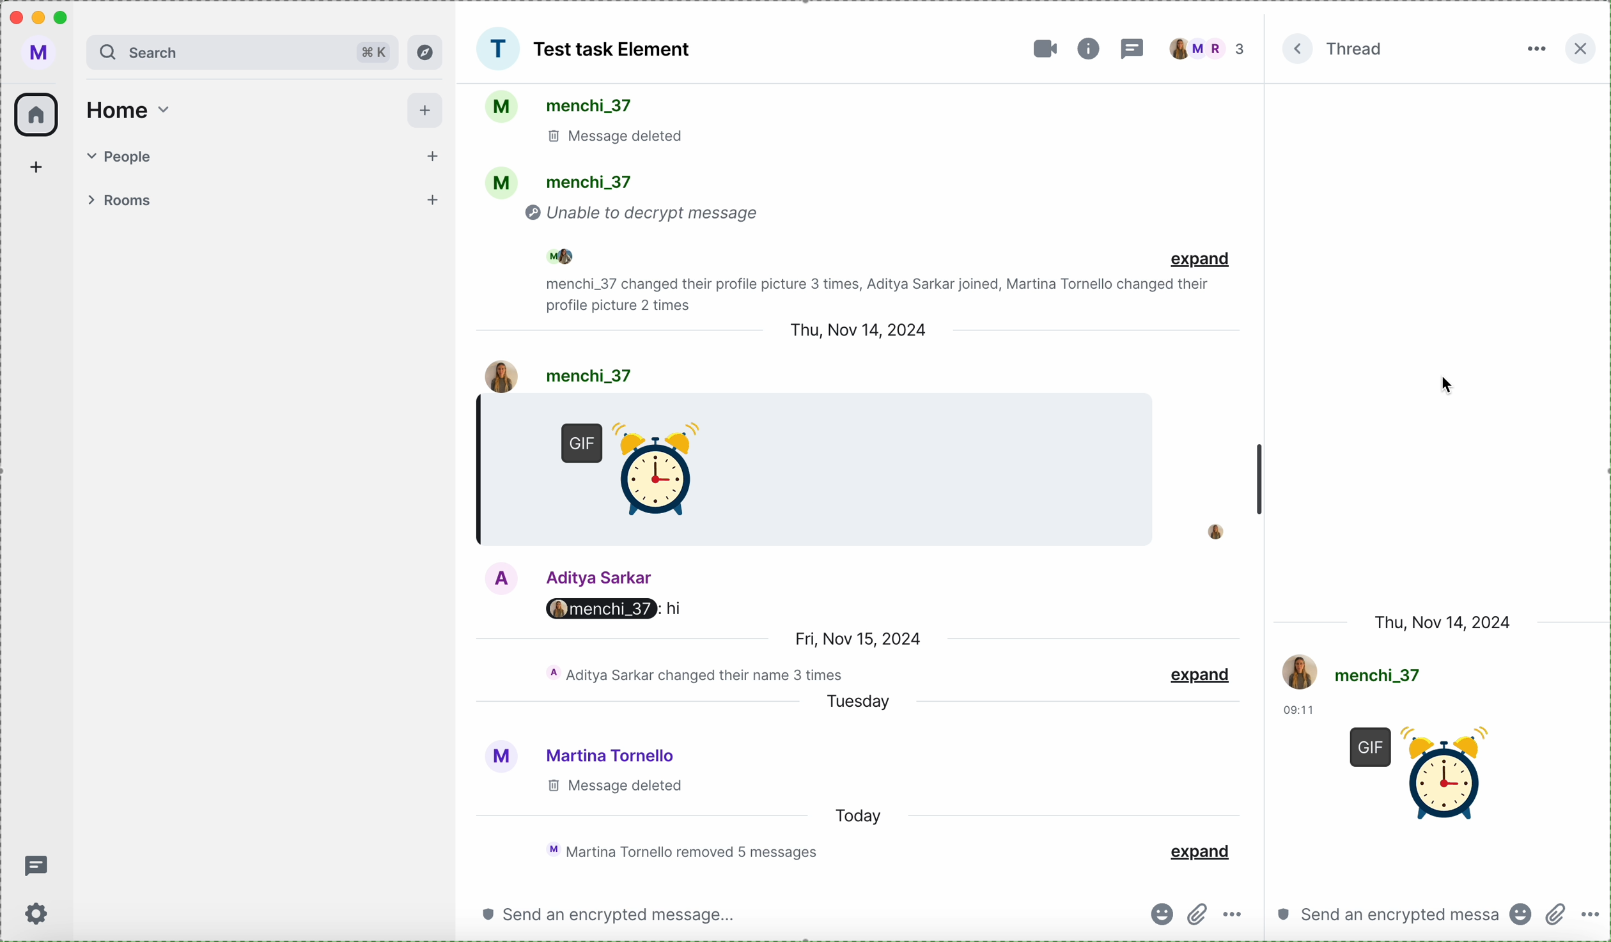 Image resolution: width=1611 pixels, height=942 pixels. What do you see at coordinates (1135, 48) in the screenshot?
I see `threads` at bounding box center [1135, 48].